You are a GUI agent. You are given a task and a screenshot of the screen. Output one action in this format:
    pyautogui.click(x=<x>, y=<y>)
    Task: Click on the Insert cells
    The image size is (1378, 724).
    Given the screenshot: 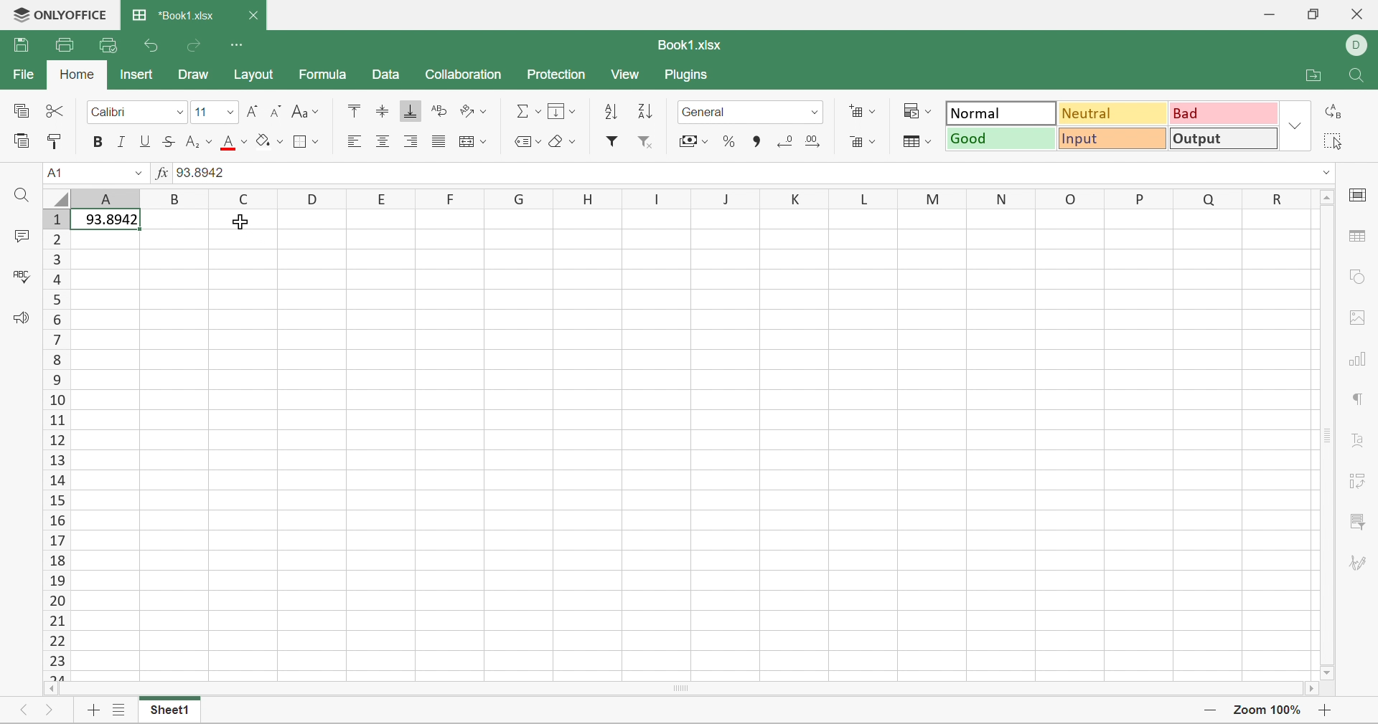 What is the action you would take?
    pyautogui.click(x=861, y=110)
    